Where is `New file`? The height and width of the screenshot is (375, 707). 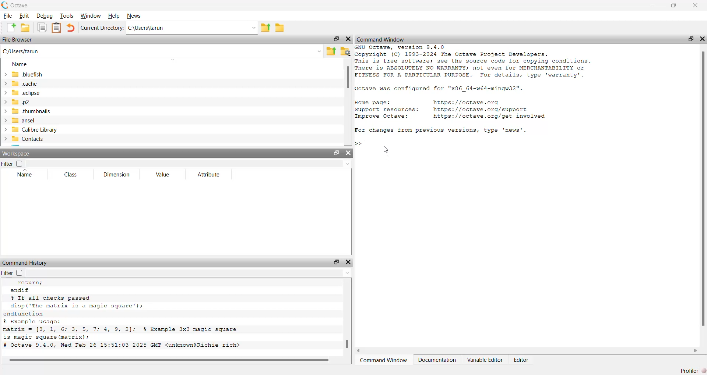 New file is located at coordinates (11, 28).